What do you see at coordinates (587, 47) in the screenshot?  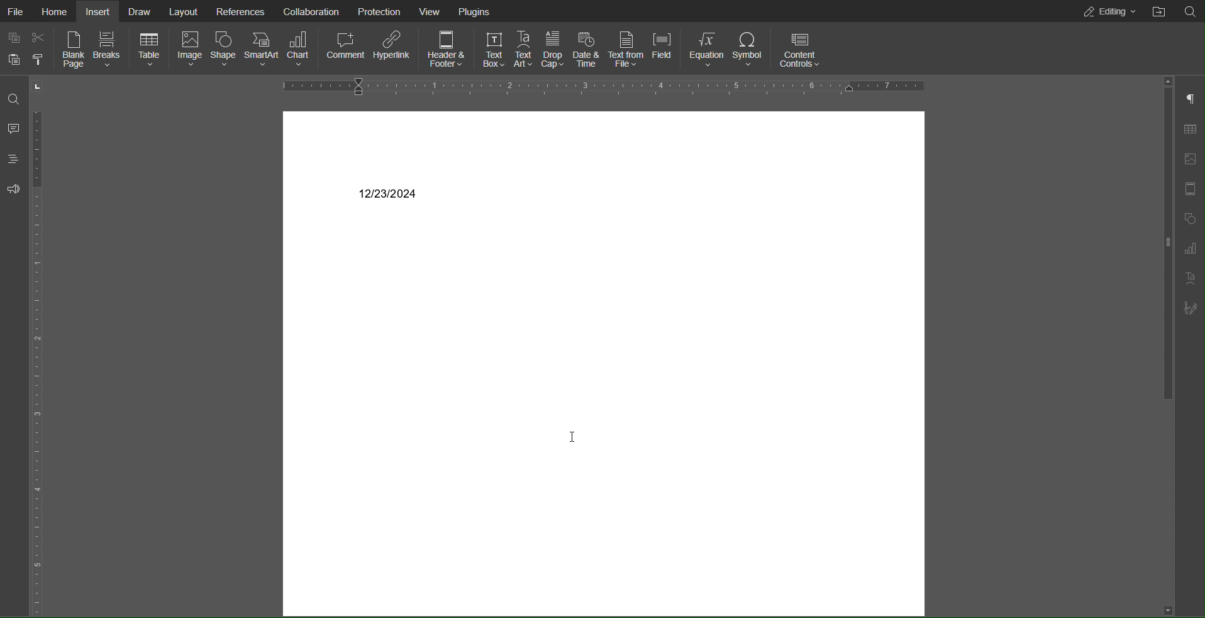 I see `Date & Time` at bounding box center [587, 47].